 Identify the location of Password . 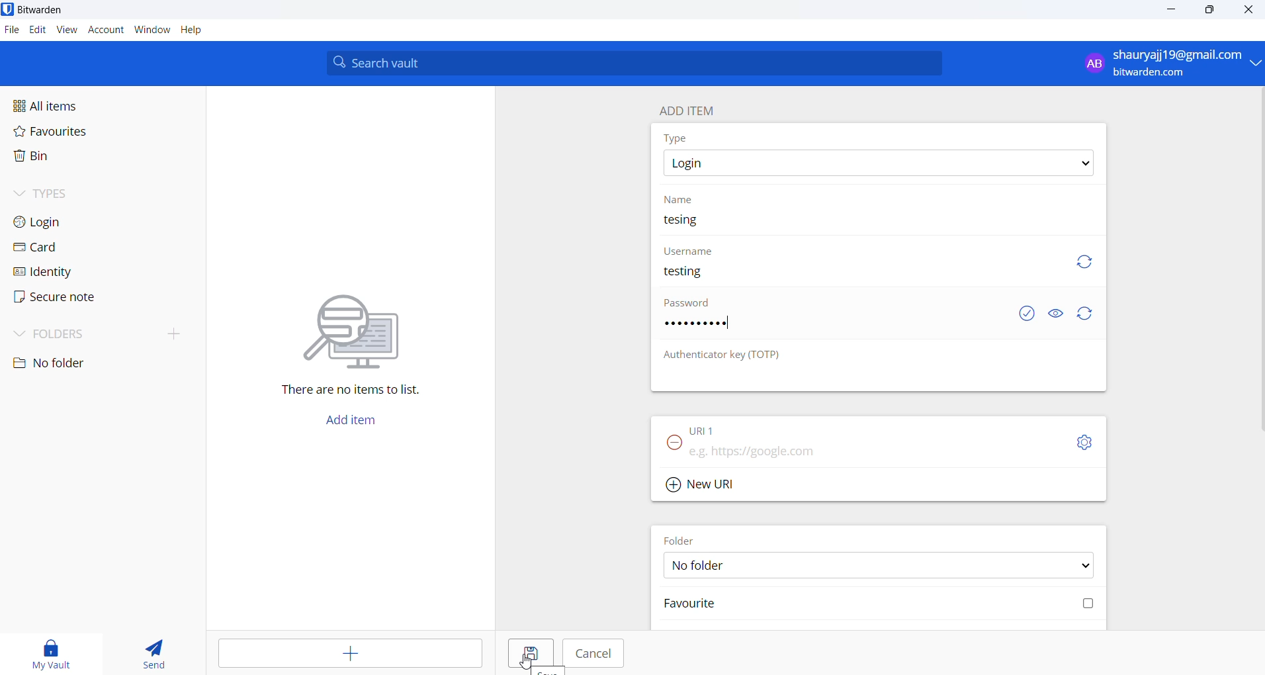
(690, 306).